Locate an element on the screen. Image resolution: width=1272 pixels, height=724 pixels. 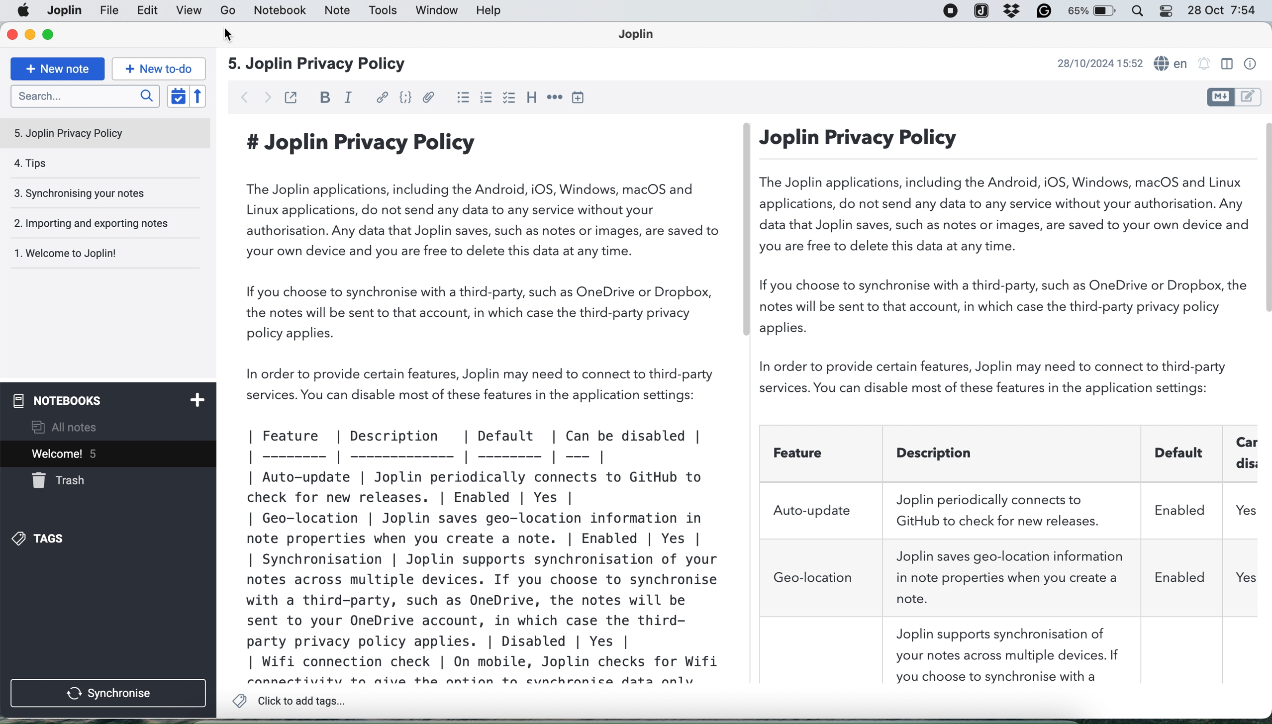
new to do is located at coordinates (158, 68).